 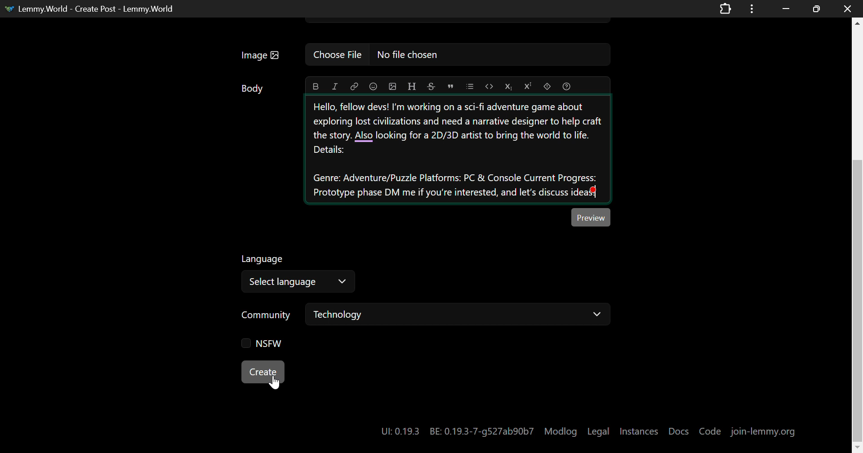 I want to click on Legal, so click(x=600, y=429).